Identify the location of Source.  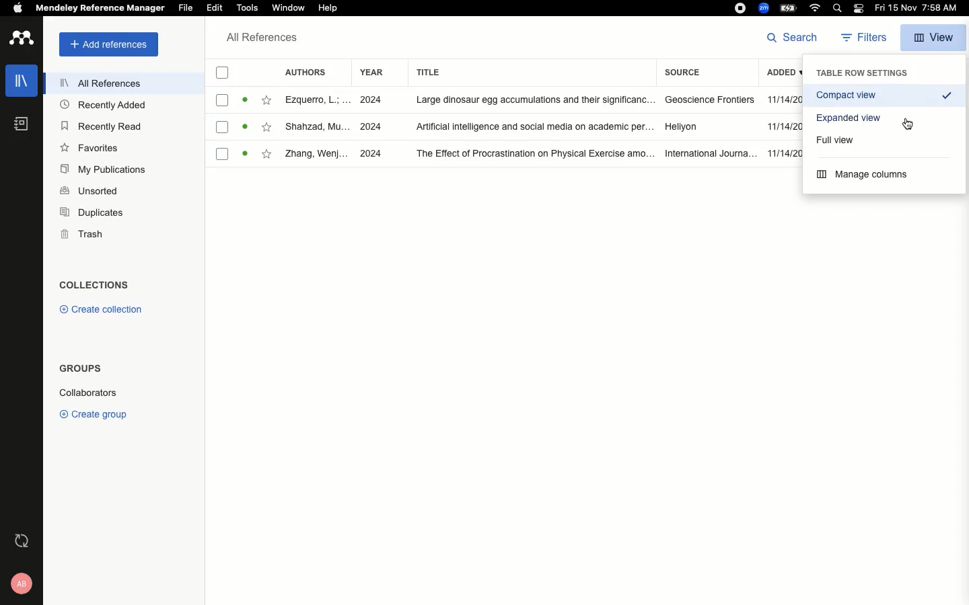
(690, 74).